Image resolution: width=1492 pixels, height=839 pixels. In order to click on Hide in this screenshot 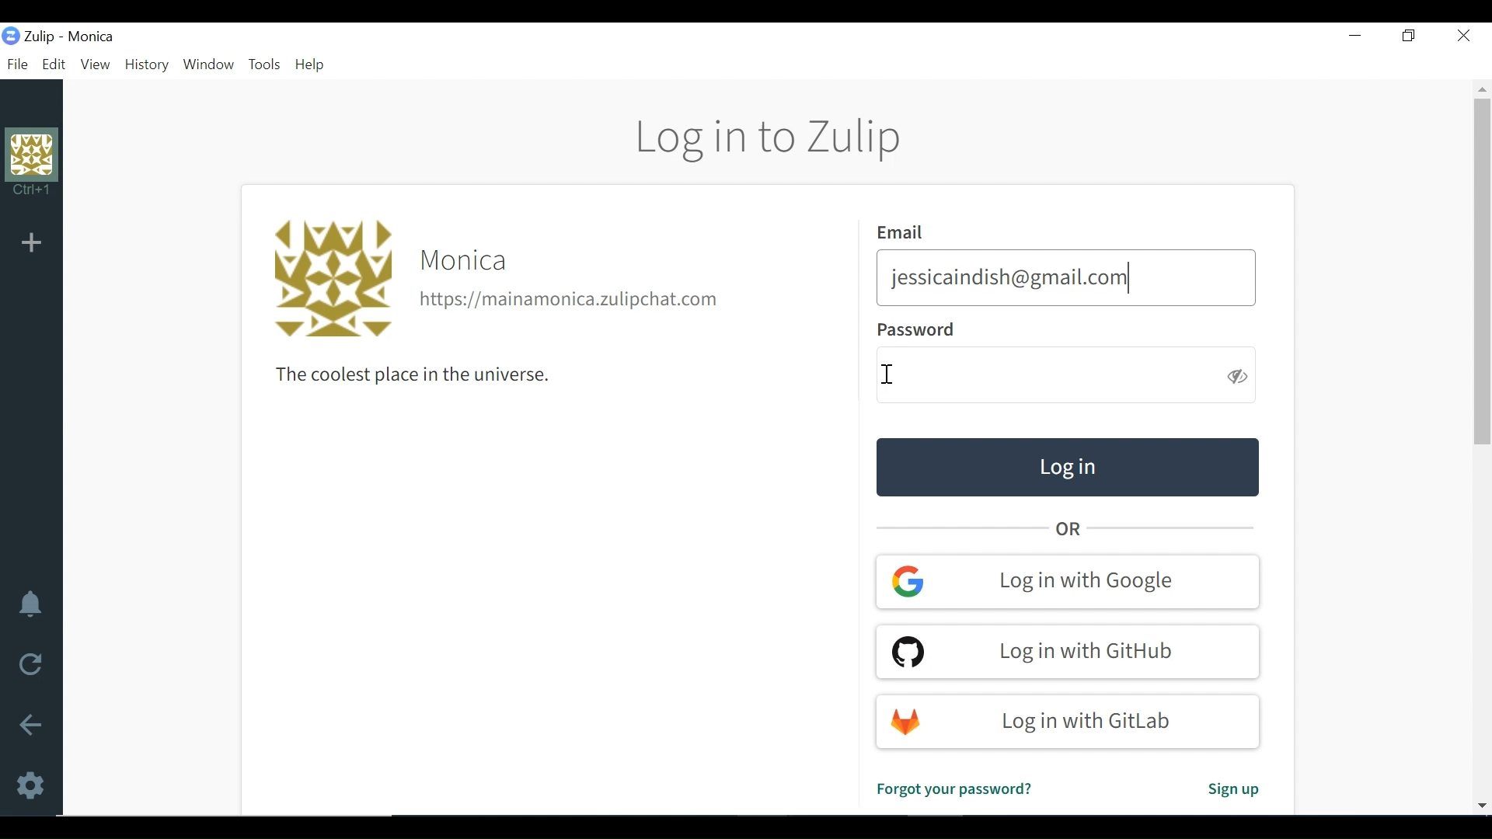, I will do `click(1238, 375)`.